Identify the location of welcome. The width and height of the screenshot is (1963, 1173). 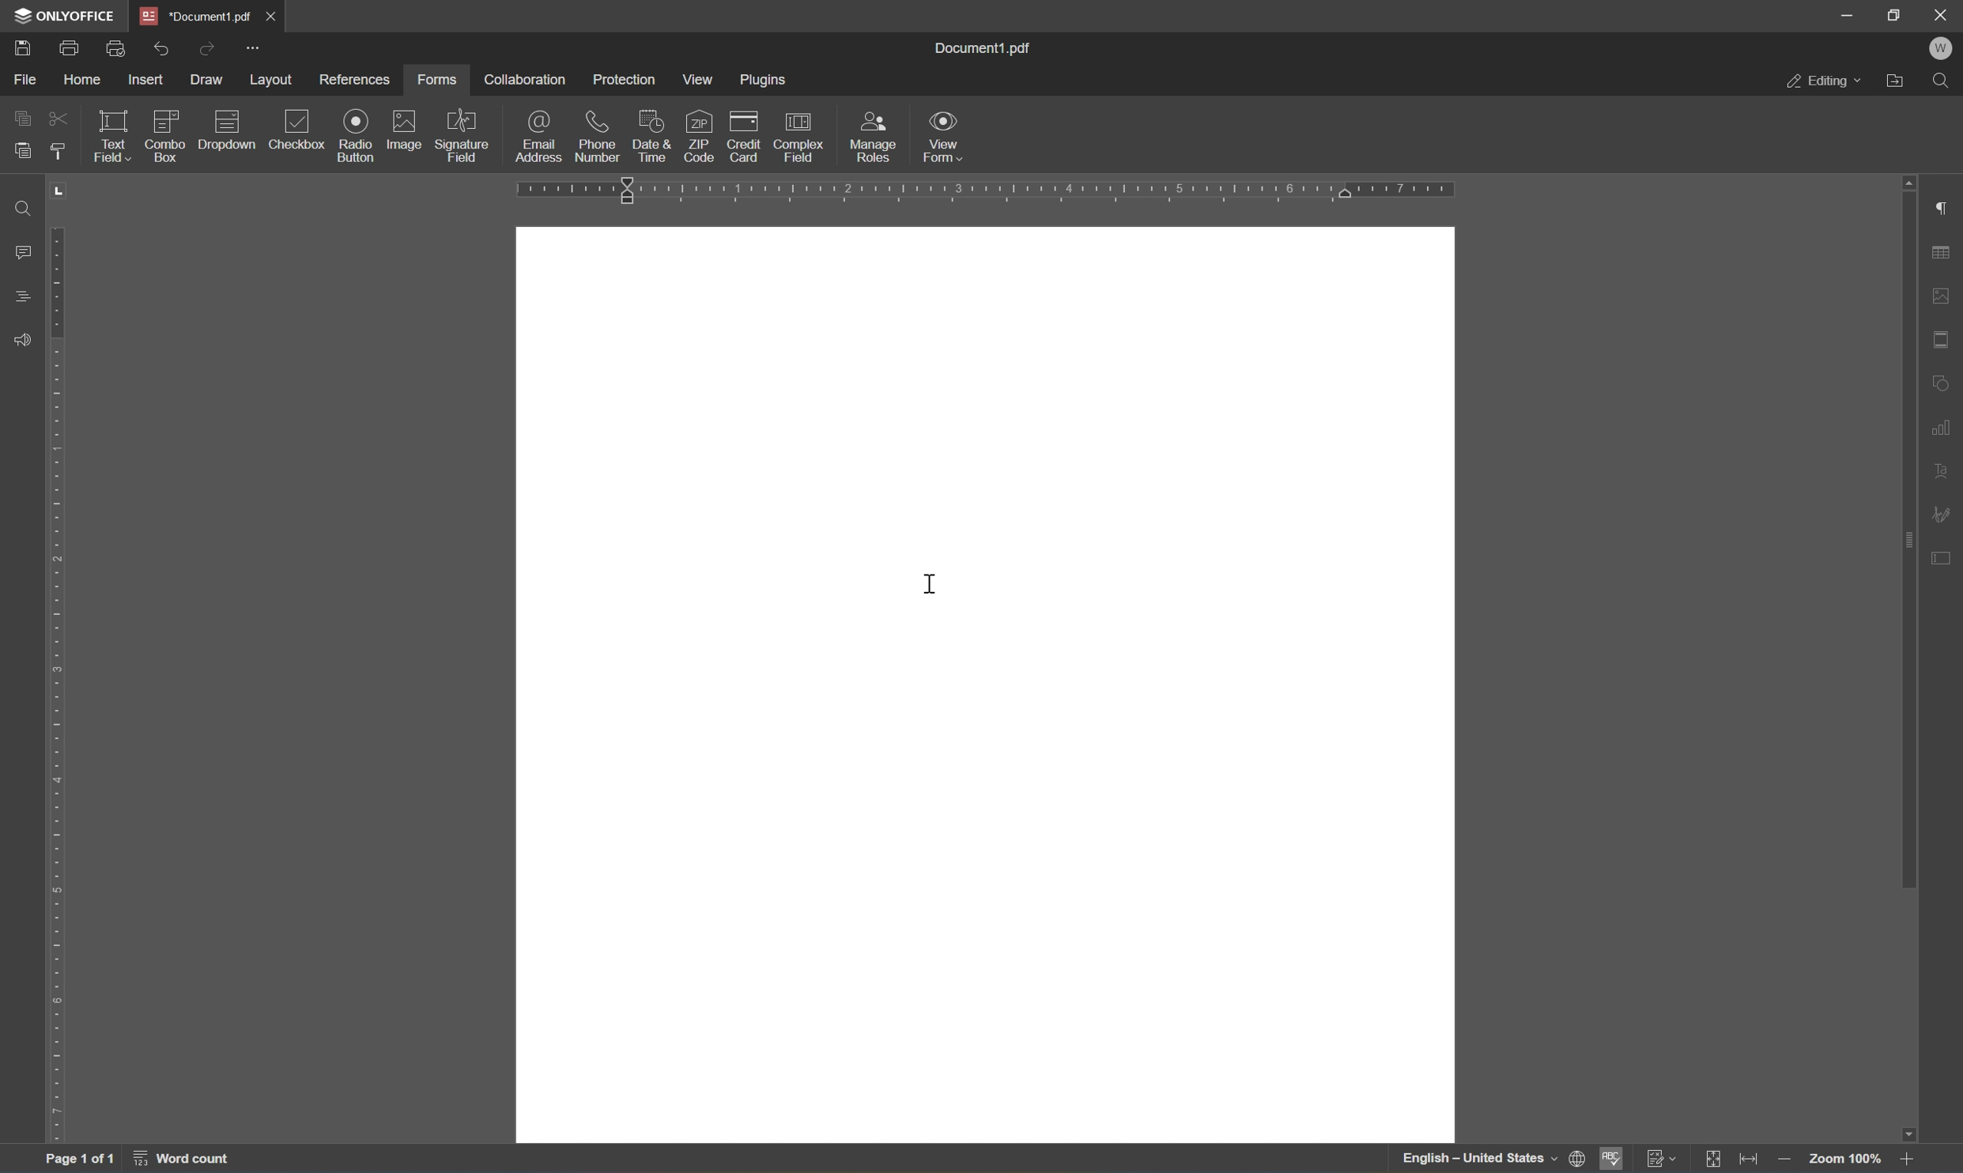
(1943, 47).